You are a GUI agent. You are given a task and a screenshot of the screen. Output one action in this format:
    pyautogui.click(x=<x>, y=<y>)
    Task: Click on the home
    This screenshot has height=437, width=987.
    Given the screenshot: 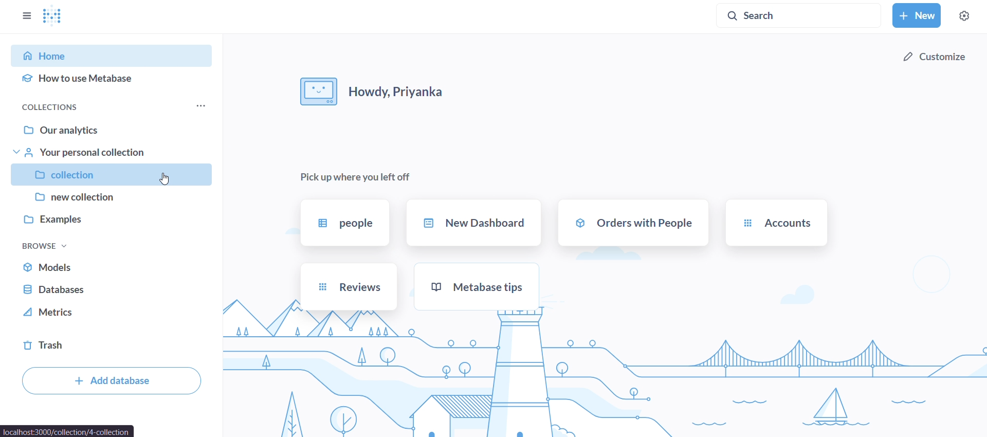 What is the action you would take?
    pyautogui.click(x=117, y=56)
    